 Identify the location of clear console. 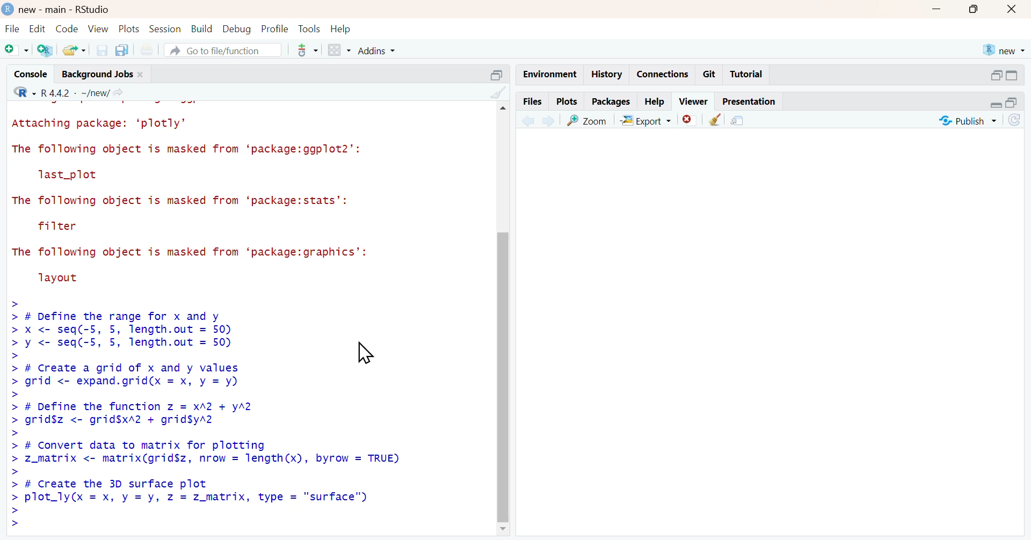
(498, 92).